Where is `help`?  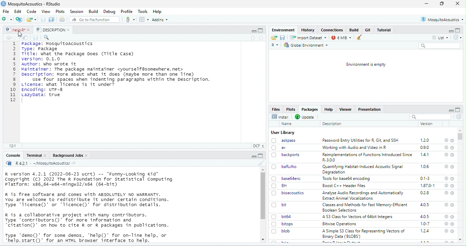 help is located at coordinates (446, 205).